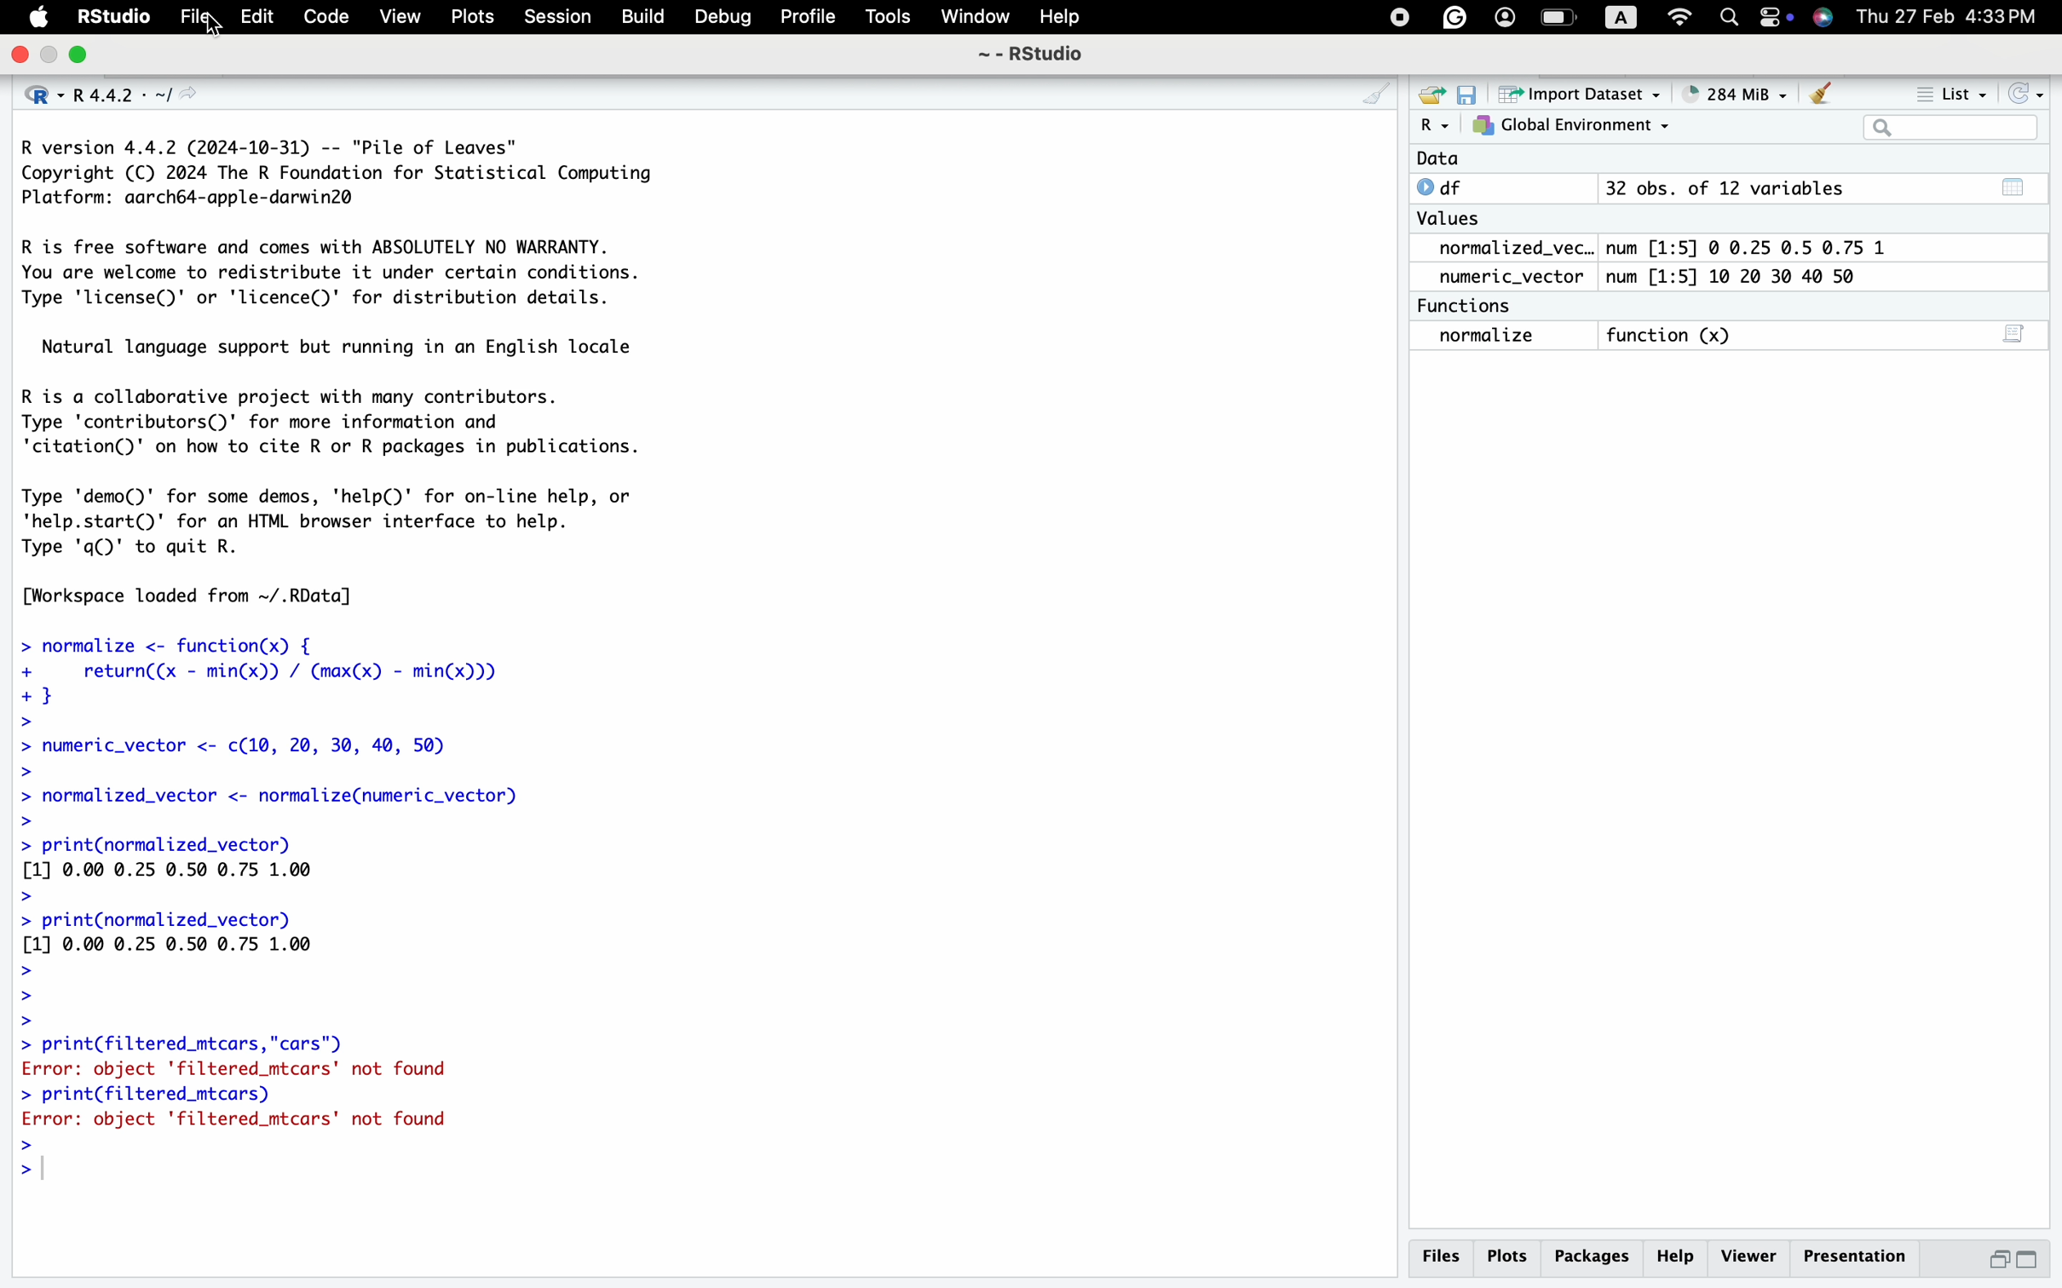 The image size is (2062, 1288). I want to click on List , so click(1954, 93).